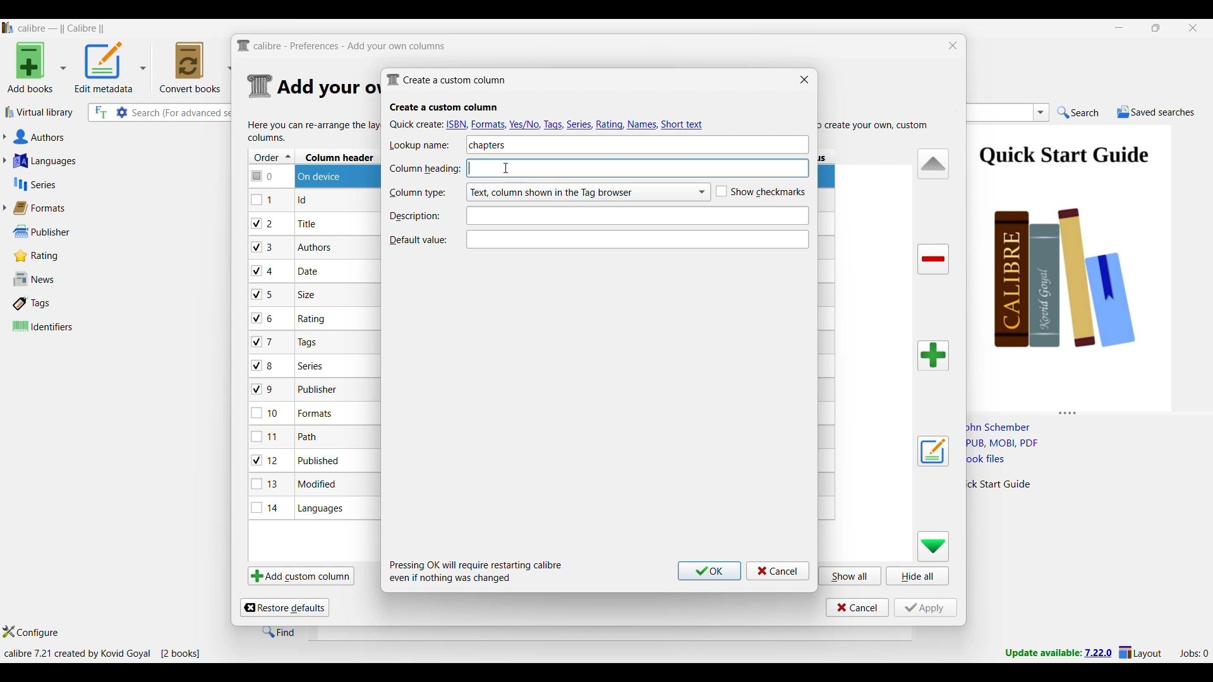 The width and height of the screenshot is (1213, 682). Describe the element at coordinates (301, 575) in the screenshot. I see `Add custom column` at that location.